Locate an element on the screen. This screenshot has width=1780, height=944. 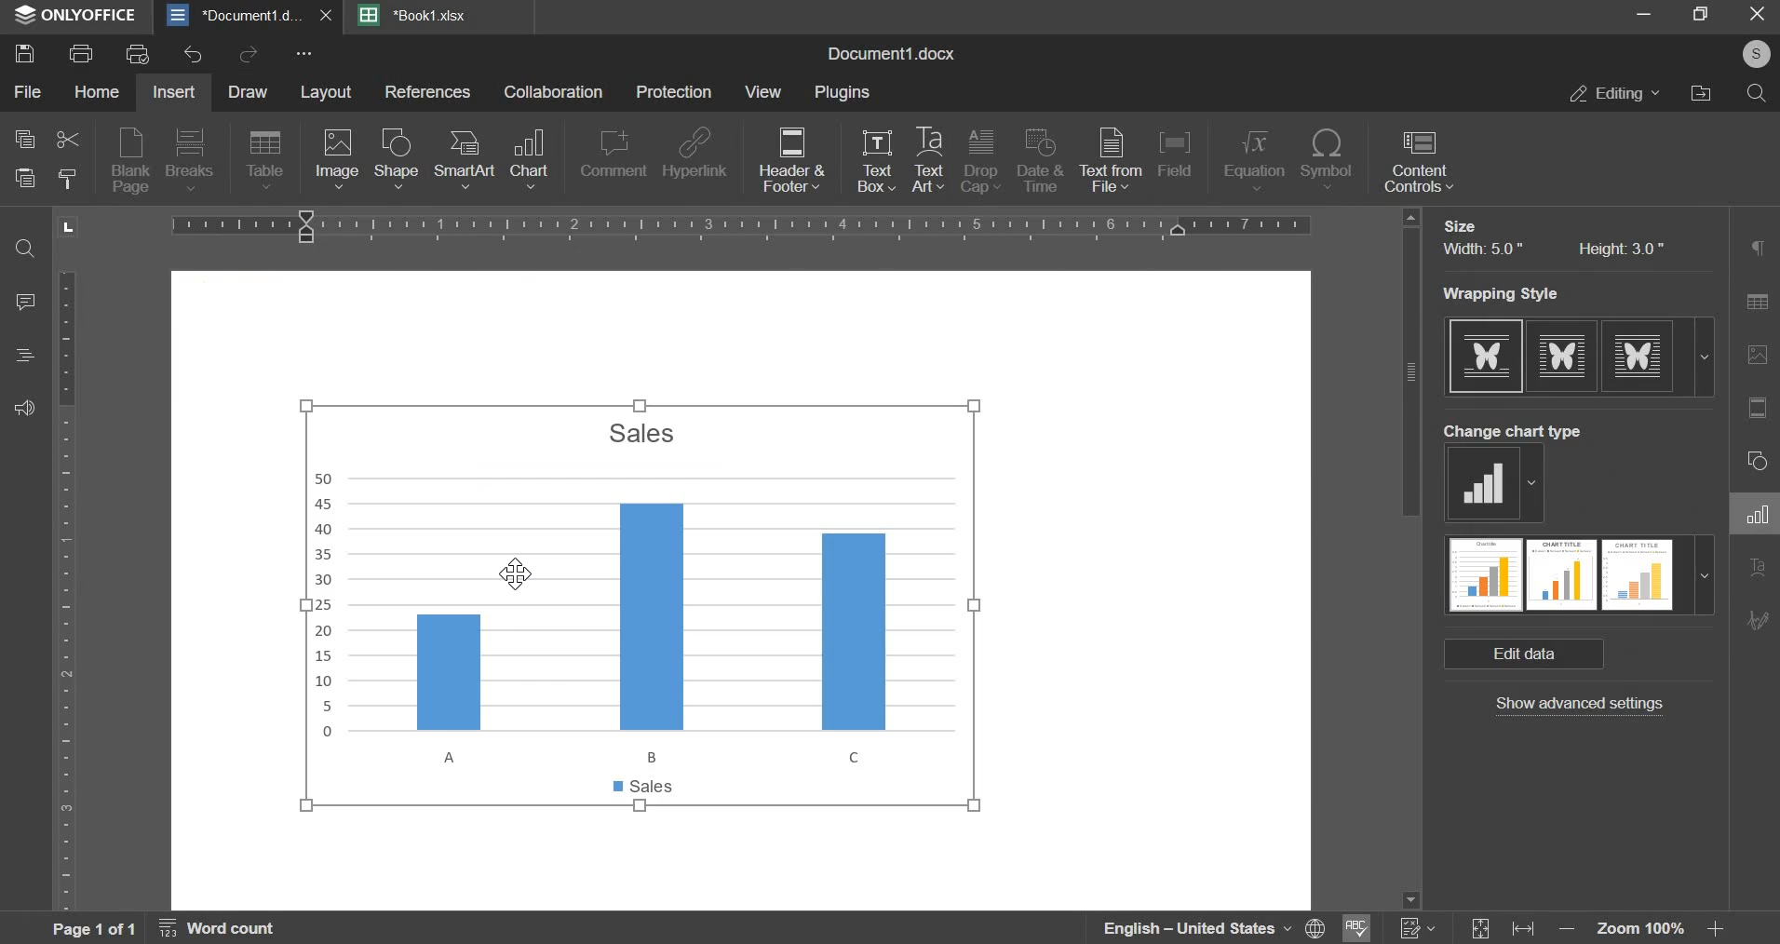
home is located at coordinates (96, 92).